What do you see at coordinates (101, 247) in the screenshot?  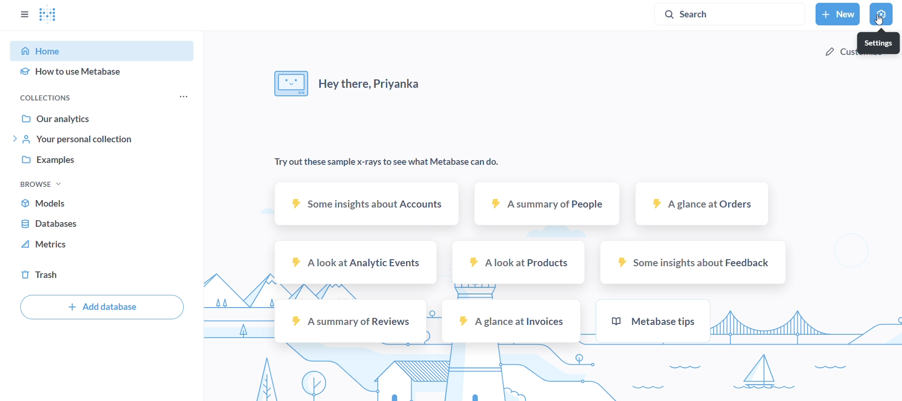 I see `metrics` at bounding box center [101, 247].